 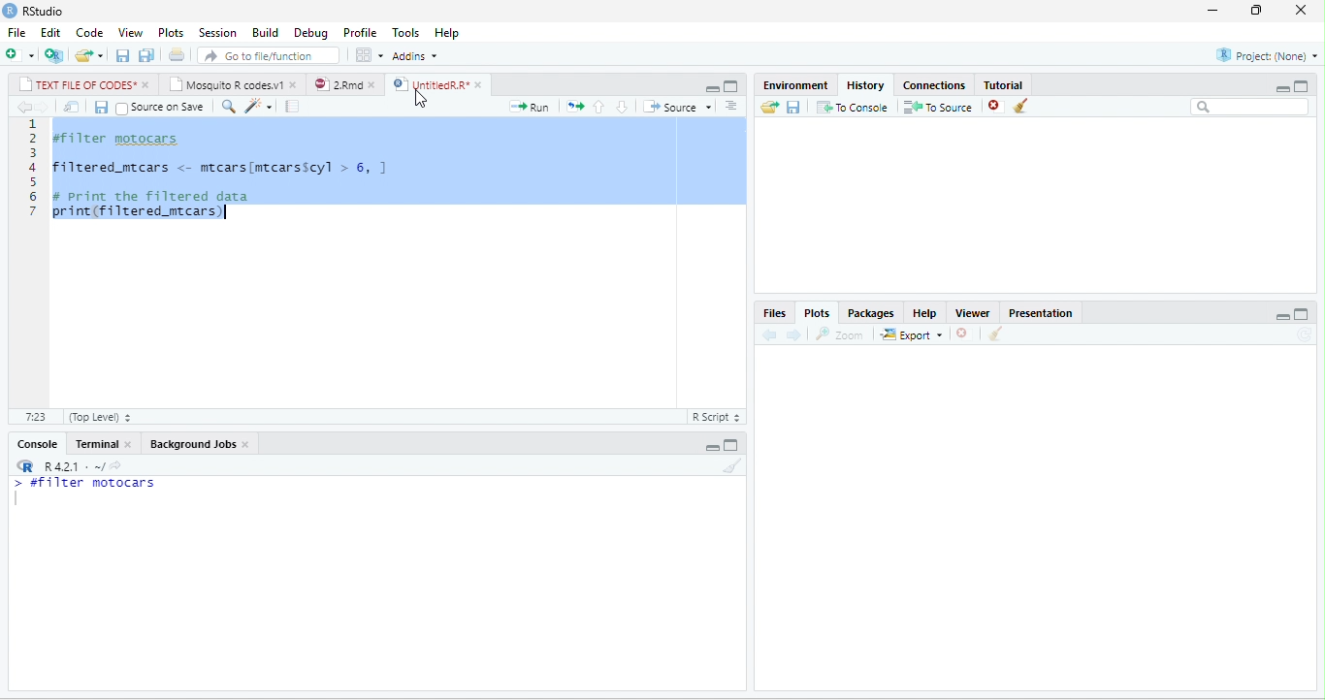 I want to click on Debug, so click(x=310, y=34).